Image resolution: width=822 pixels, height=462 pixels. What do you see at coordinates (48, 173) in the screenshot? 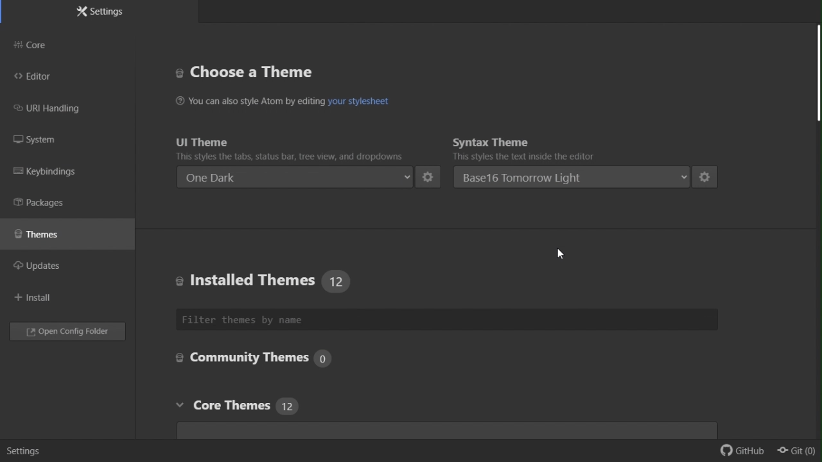
I see `Key binding` at bounding box center [48, 173].